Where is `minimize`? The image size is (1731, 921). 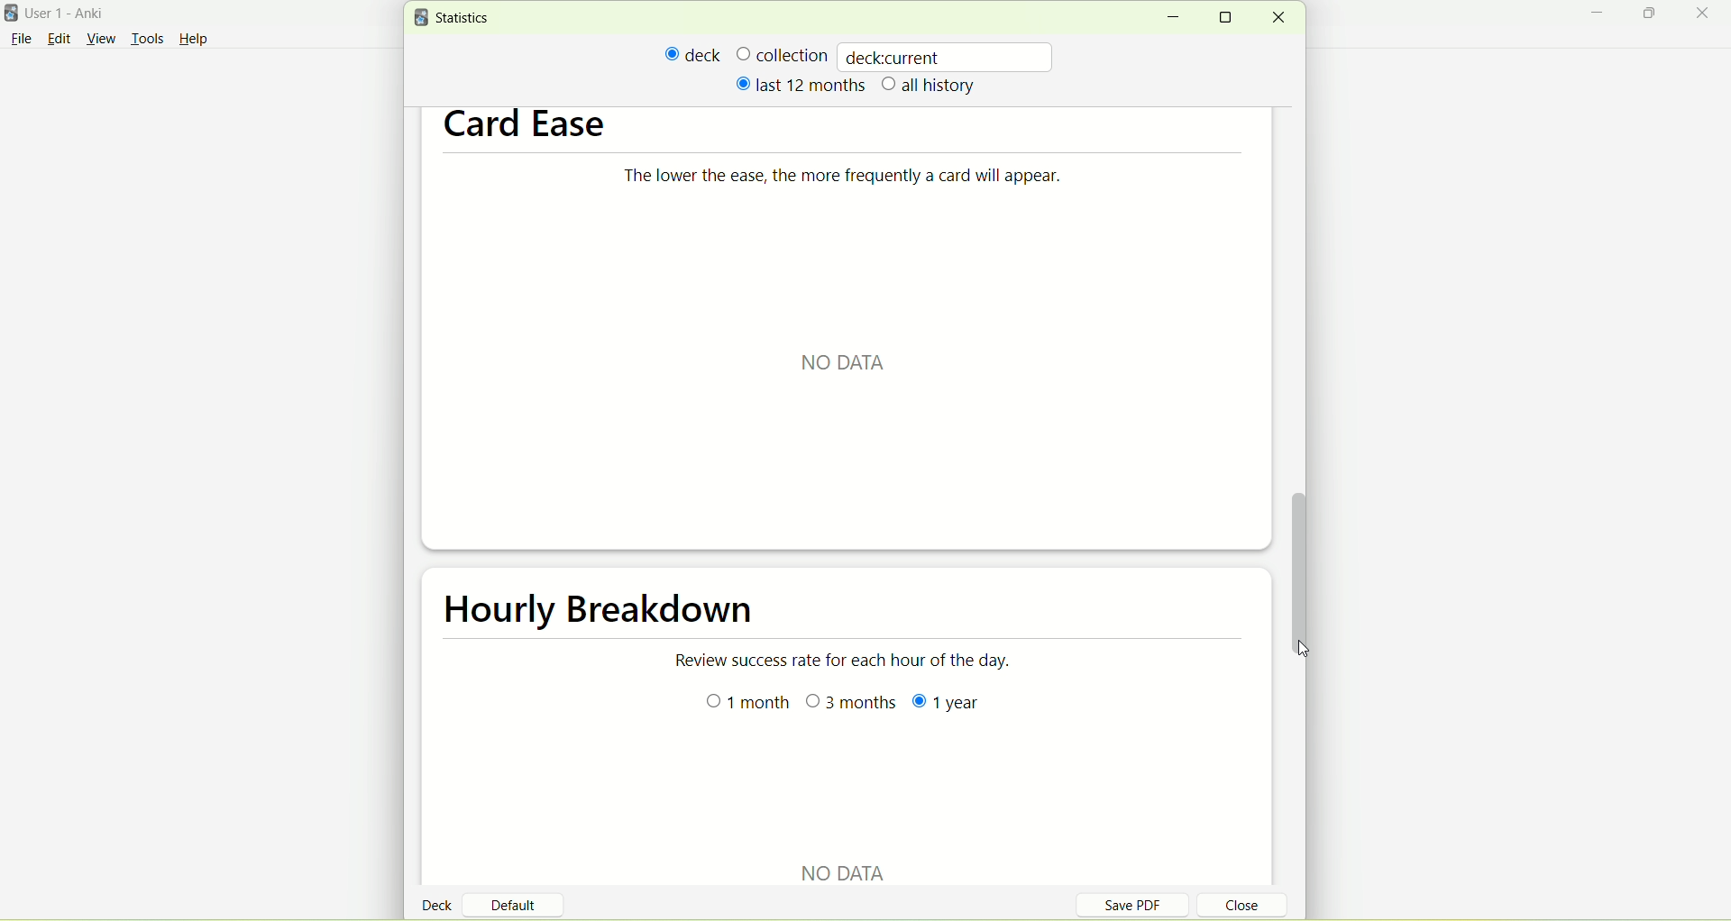
minimize is located at coordinates (1172, 18).